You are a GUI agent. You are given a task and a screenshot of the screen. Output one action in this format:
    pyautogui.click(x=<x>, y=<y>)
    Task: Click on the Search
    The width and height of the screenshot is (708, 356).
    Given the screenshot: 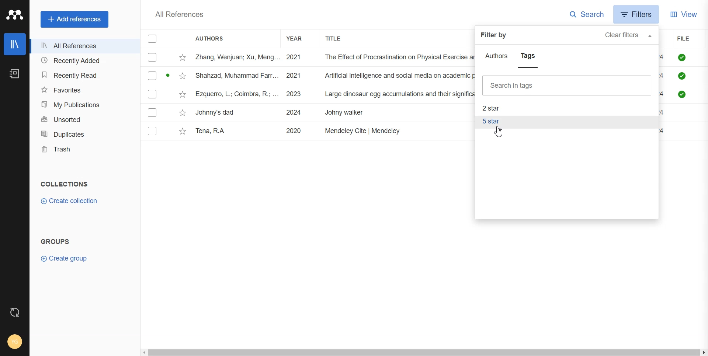 What is the action you would take?
    pyautogui.click(x=583, y=15)
    